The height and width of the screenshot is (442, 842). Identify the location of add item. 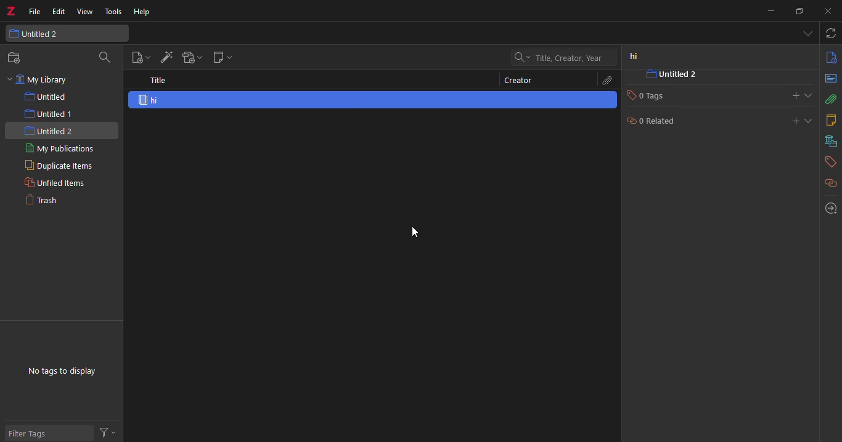
(165, 58).